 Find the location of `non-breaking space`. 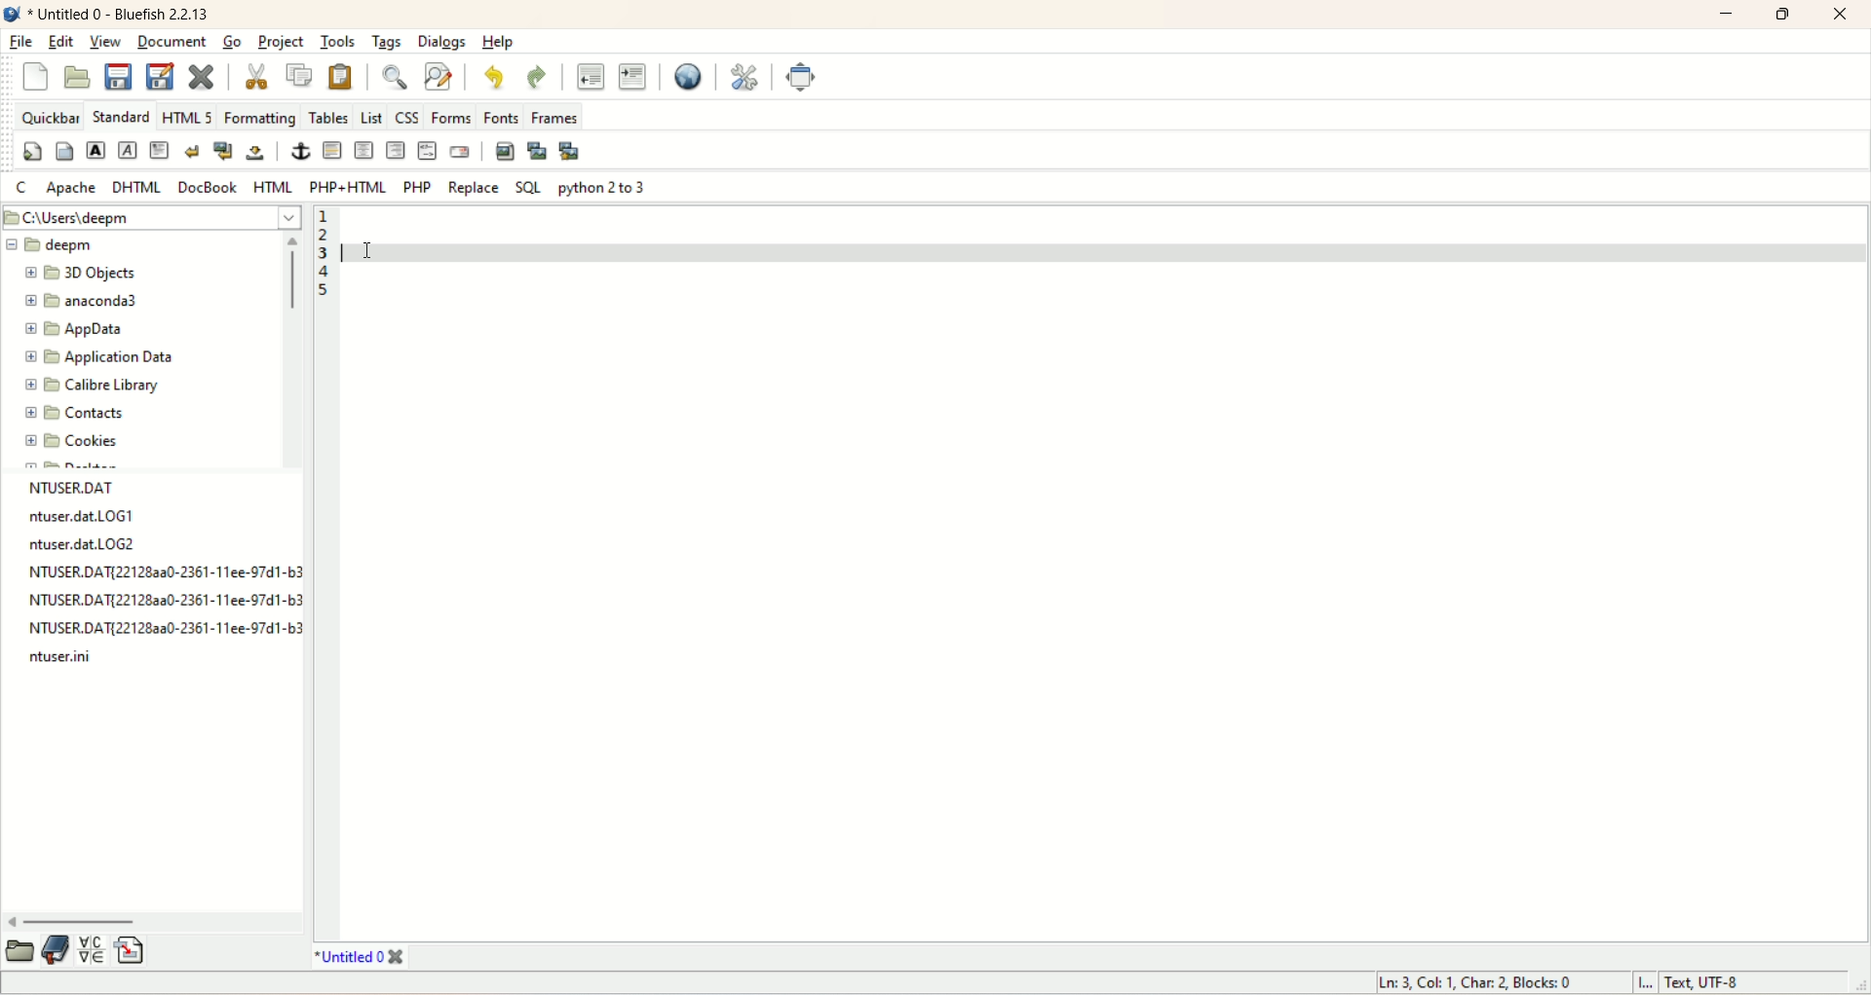

non-breaking space is located at coordinates (256, 156).